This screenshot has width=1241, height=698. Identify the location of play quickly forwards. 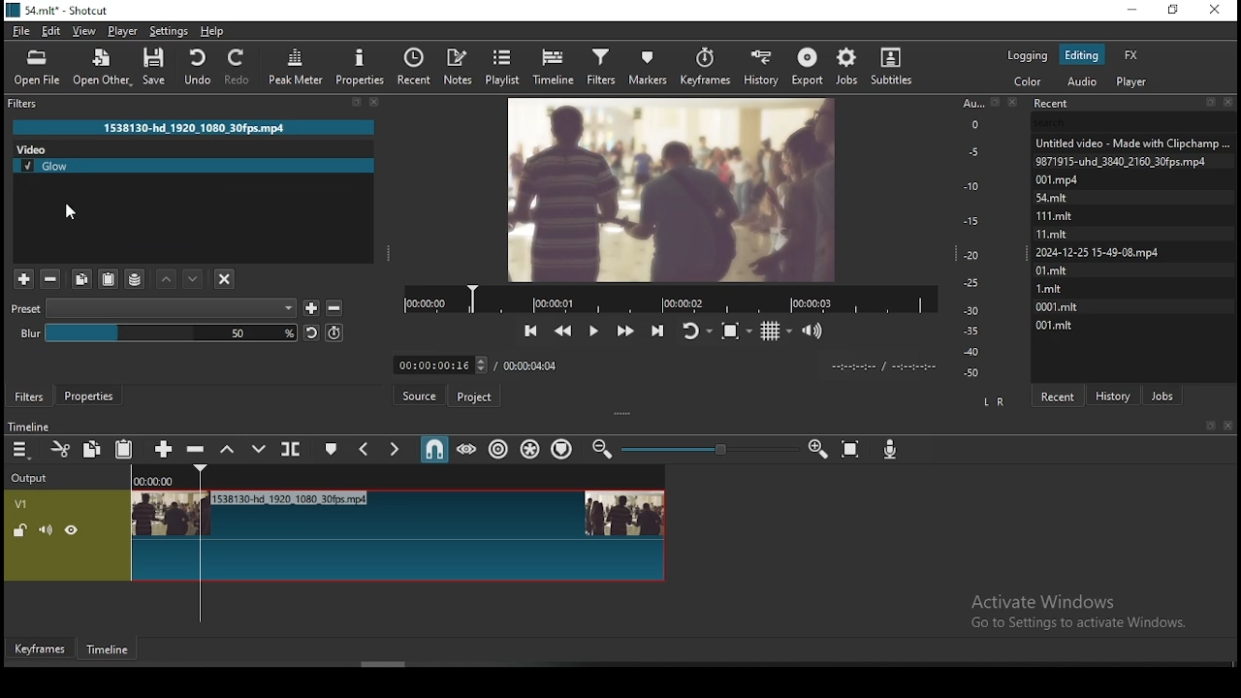
(624, 330).